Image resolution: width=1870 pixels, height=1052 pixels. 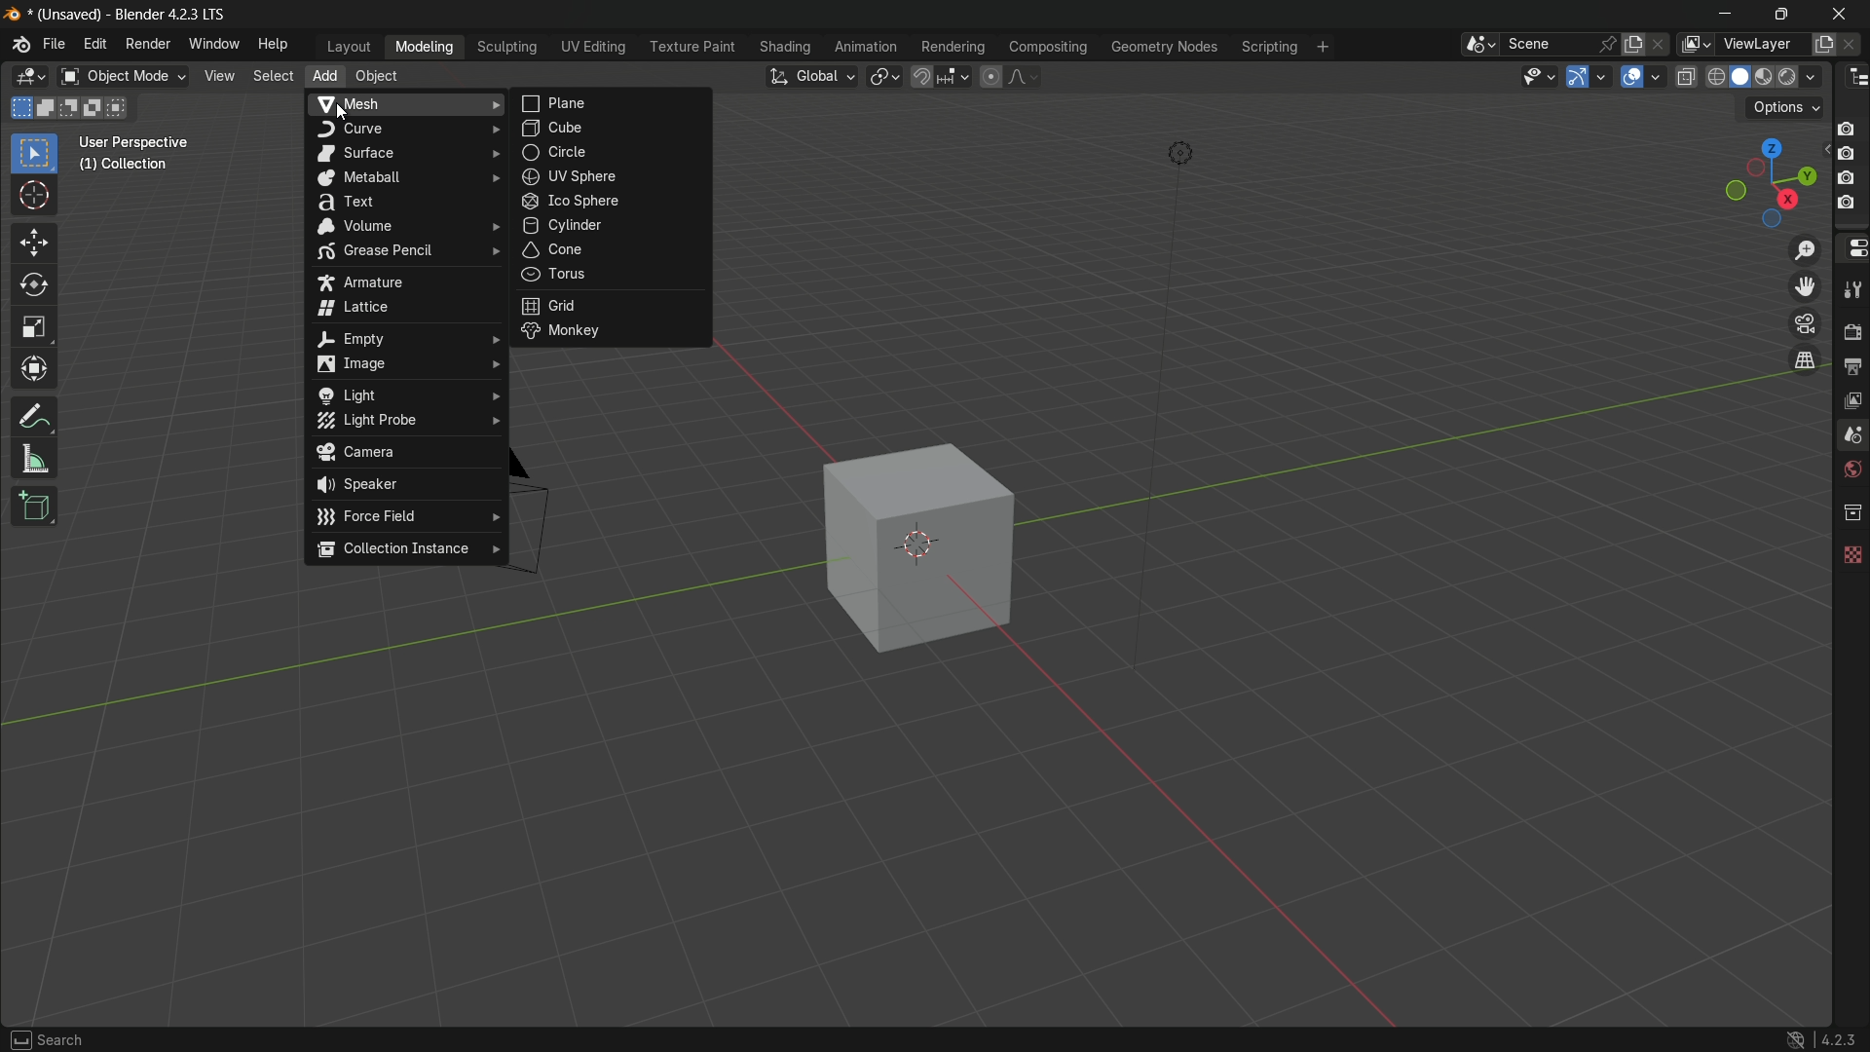 What do you see at coordinates (812, 76) in the screenshot?
I see `transformation orientation` at bounding box center [812, 76].